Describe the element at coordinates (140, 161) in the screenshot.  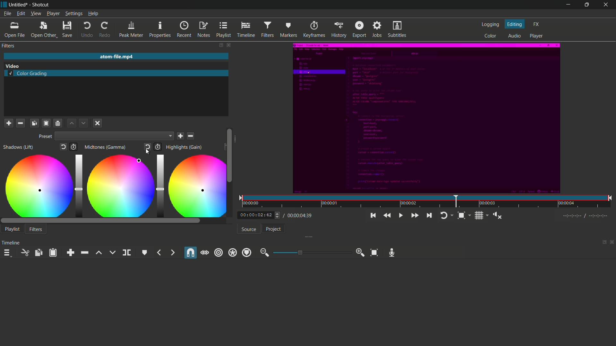
I see `color selector` at that location.